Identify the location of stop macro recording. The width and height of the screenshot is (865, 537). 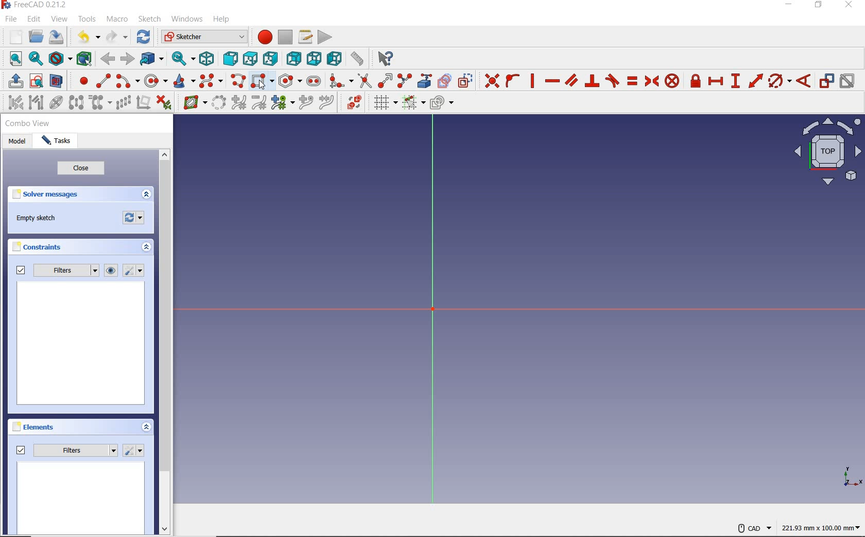
(285, 37).